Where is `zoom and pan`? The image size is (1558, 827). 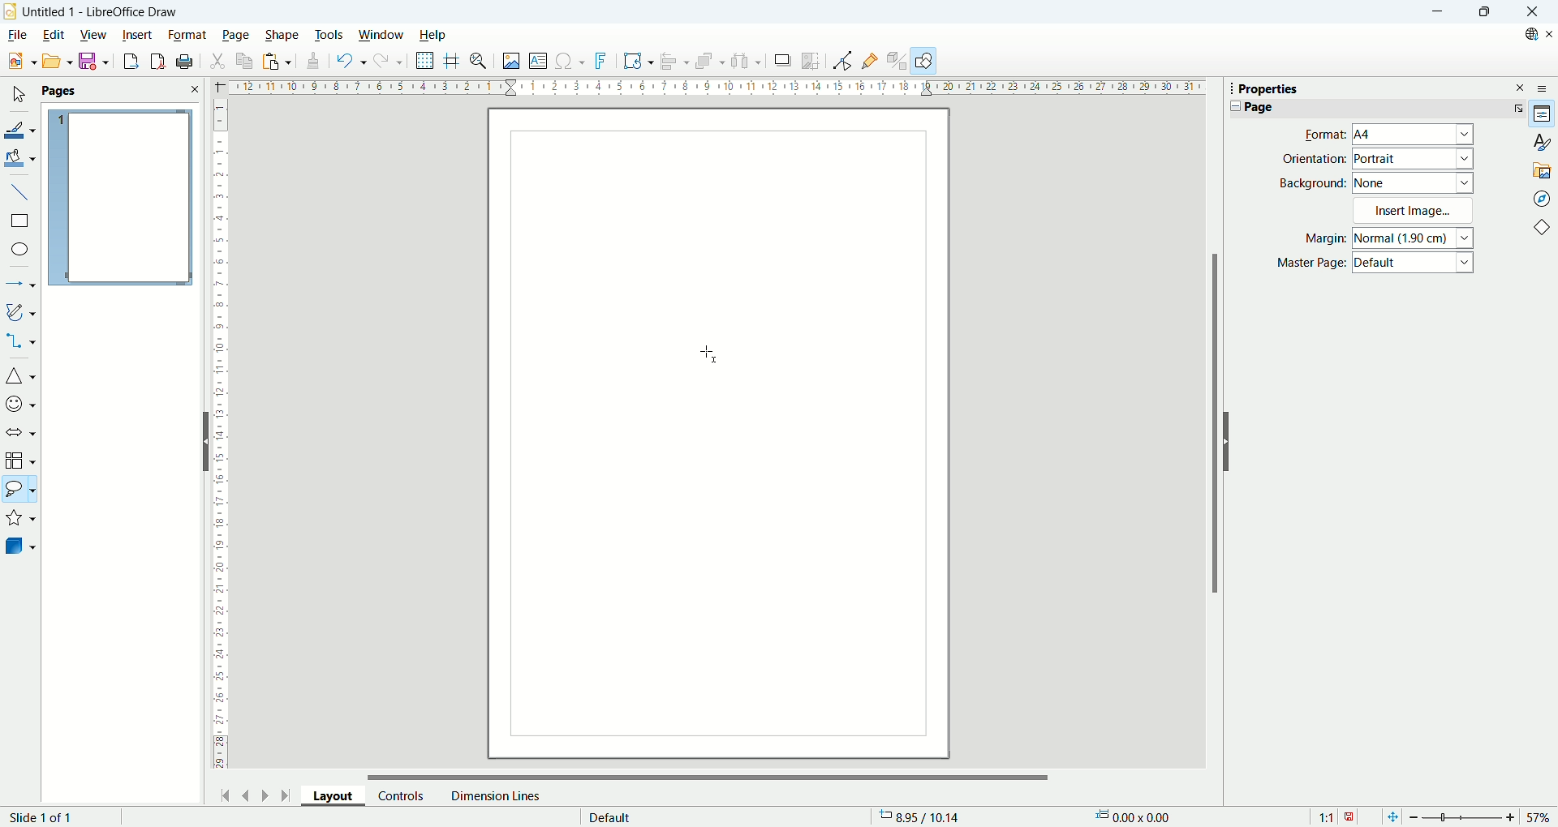 zoom and pan is located at coordinates (480, 62).